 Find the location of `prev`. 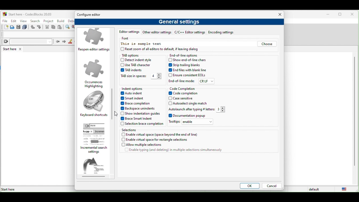

prev is located at coordinates (57, 41).